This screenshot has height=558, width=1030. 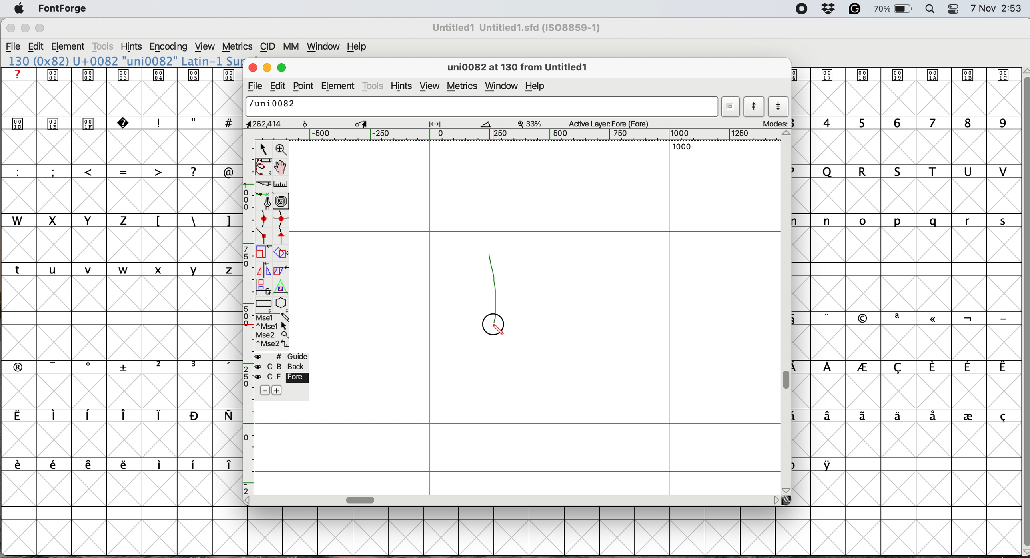 What do you see at coordinates (404, 87) in the screenshot?
I see `hints` at bounding box center [404, 87].